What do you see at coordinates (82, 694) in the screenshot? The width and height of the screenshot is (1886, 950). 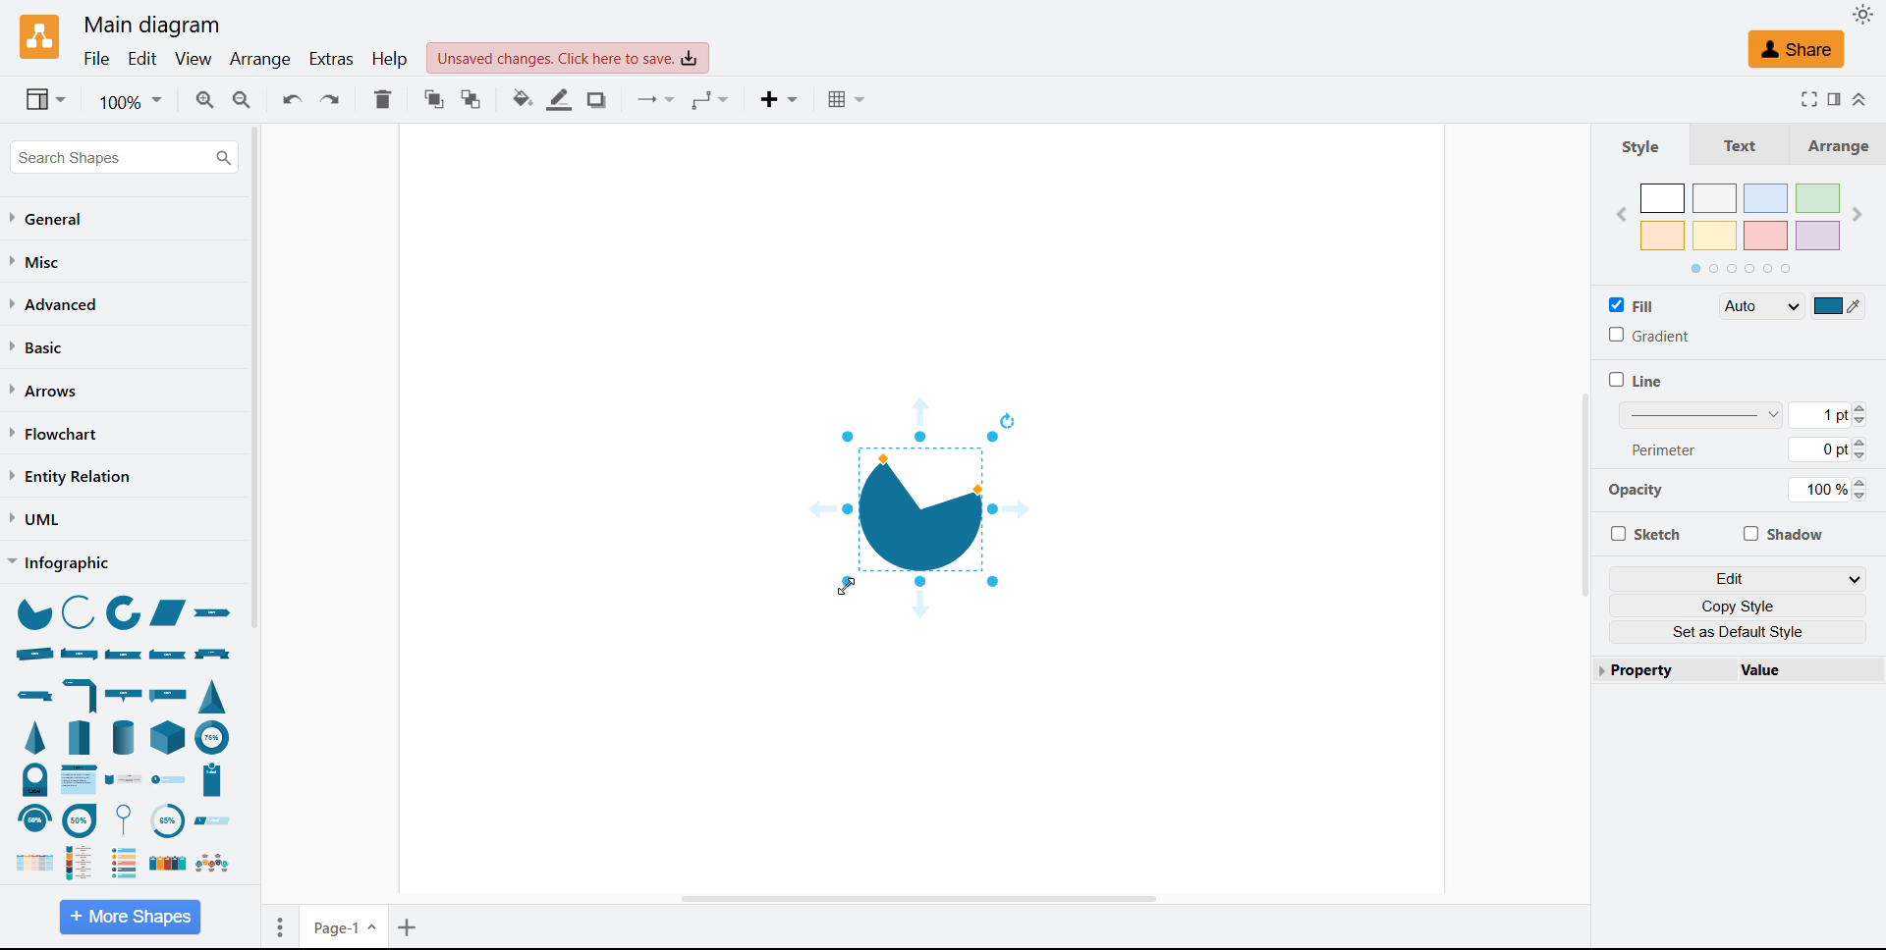 I see `banner half fold` at bounding box center [82, 694].